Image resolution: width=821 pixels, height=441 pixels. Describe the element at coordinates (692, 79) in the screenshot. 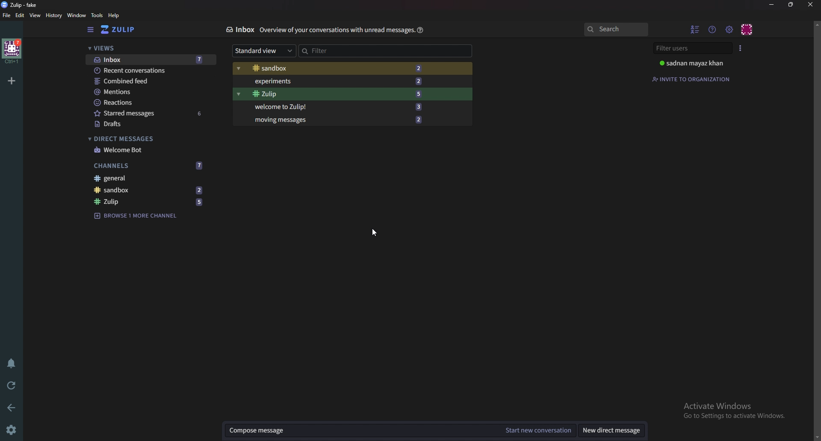

I see `Invite to organization` at that location.